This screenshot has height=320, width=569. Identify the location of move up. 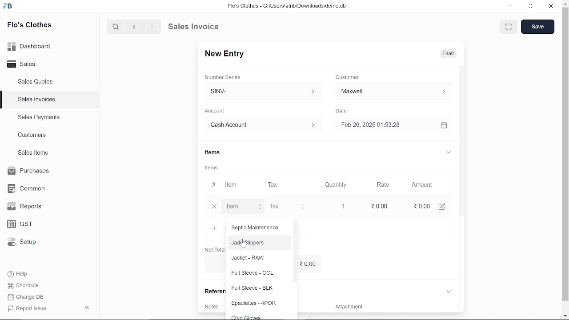
(565, 4).